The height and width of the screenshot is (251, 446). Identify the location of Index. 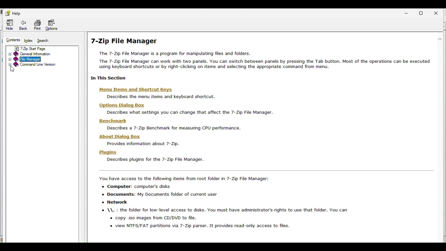
(28, 41).